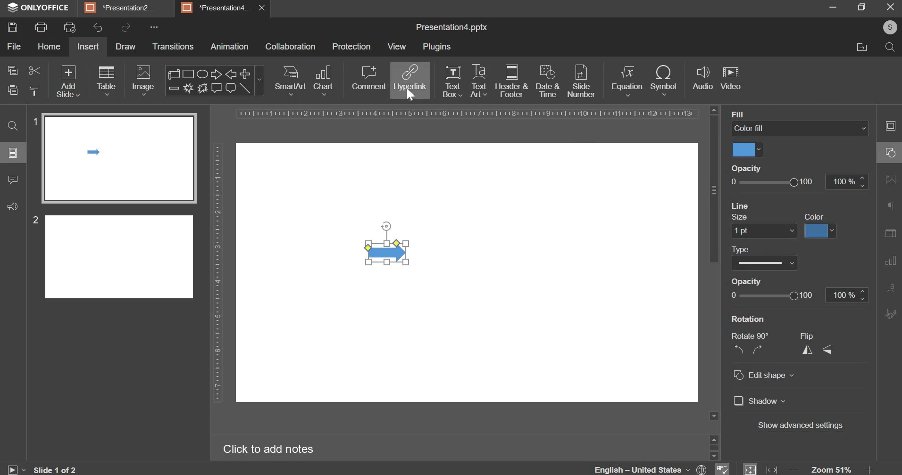 The width and height of the screenshot is (902, 475). What do you see at coordinates (88, 47) in the screenshot?
I see `insert` at bounding box center [88, 47].